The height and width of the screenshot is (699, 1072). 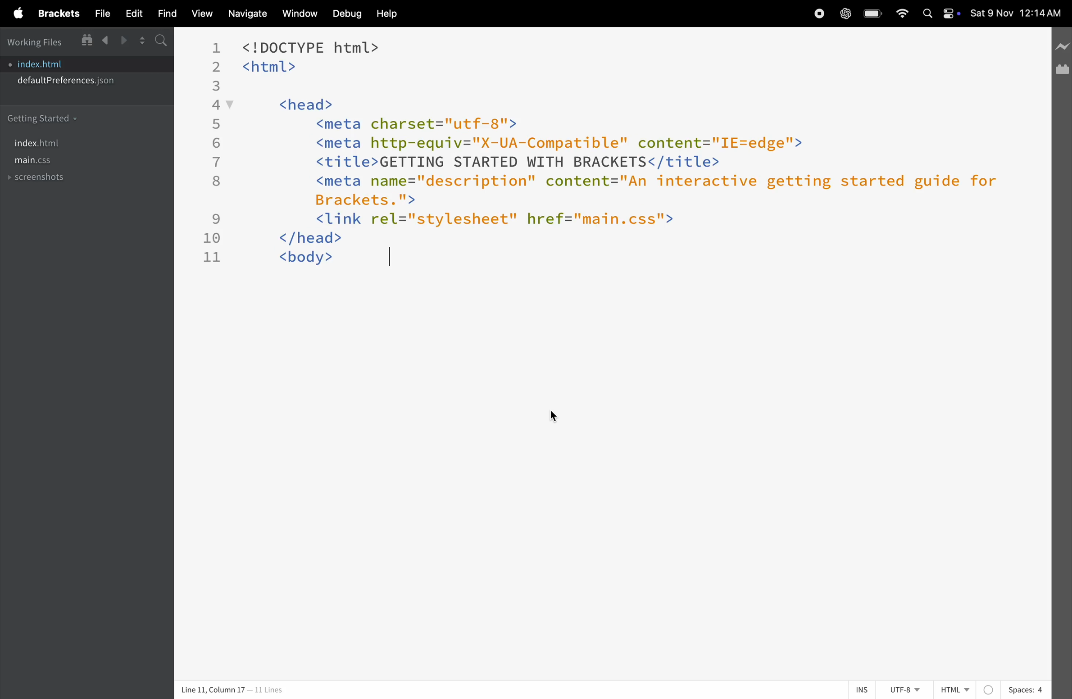 What do you see at coordinates (81, 161) in the screenshot?
I see `main.css` at bounding box center [81, 161].